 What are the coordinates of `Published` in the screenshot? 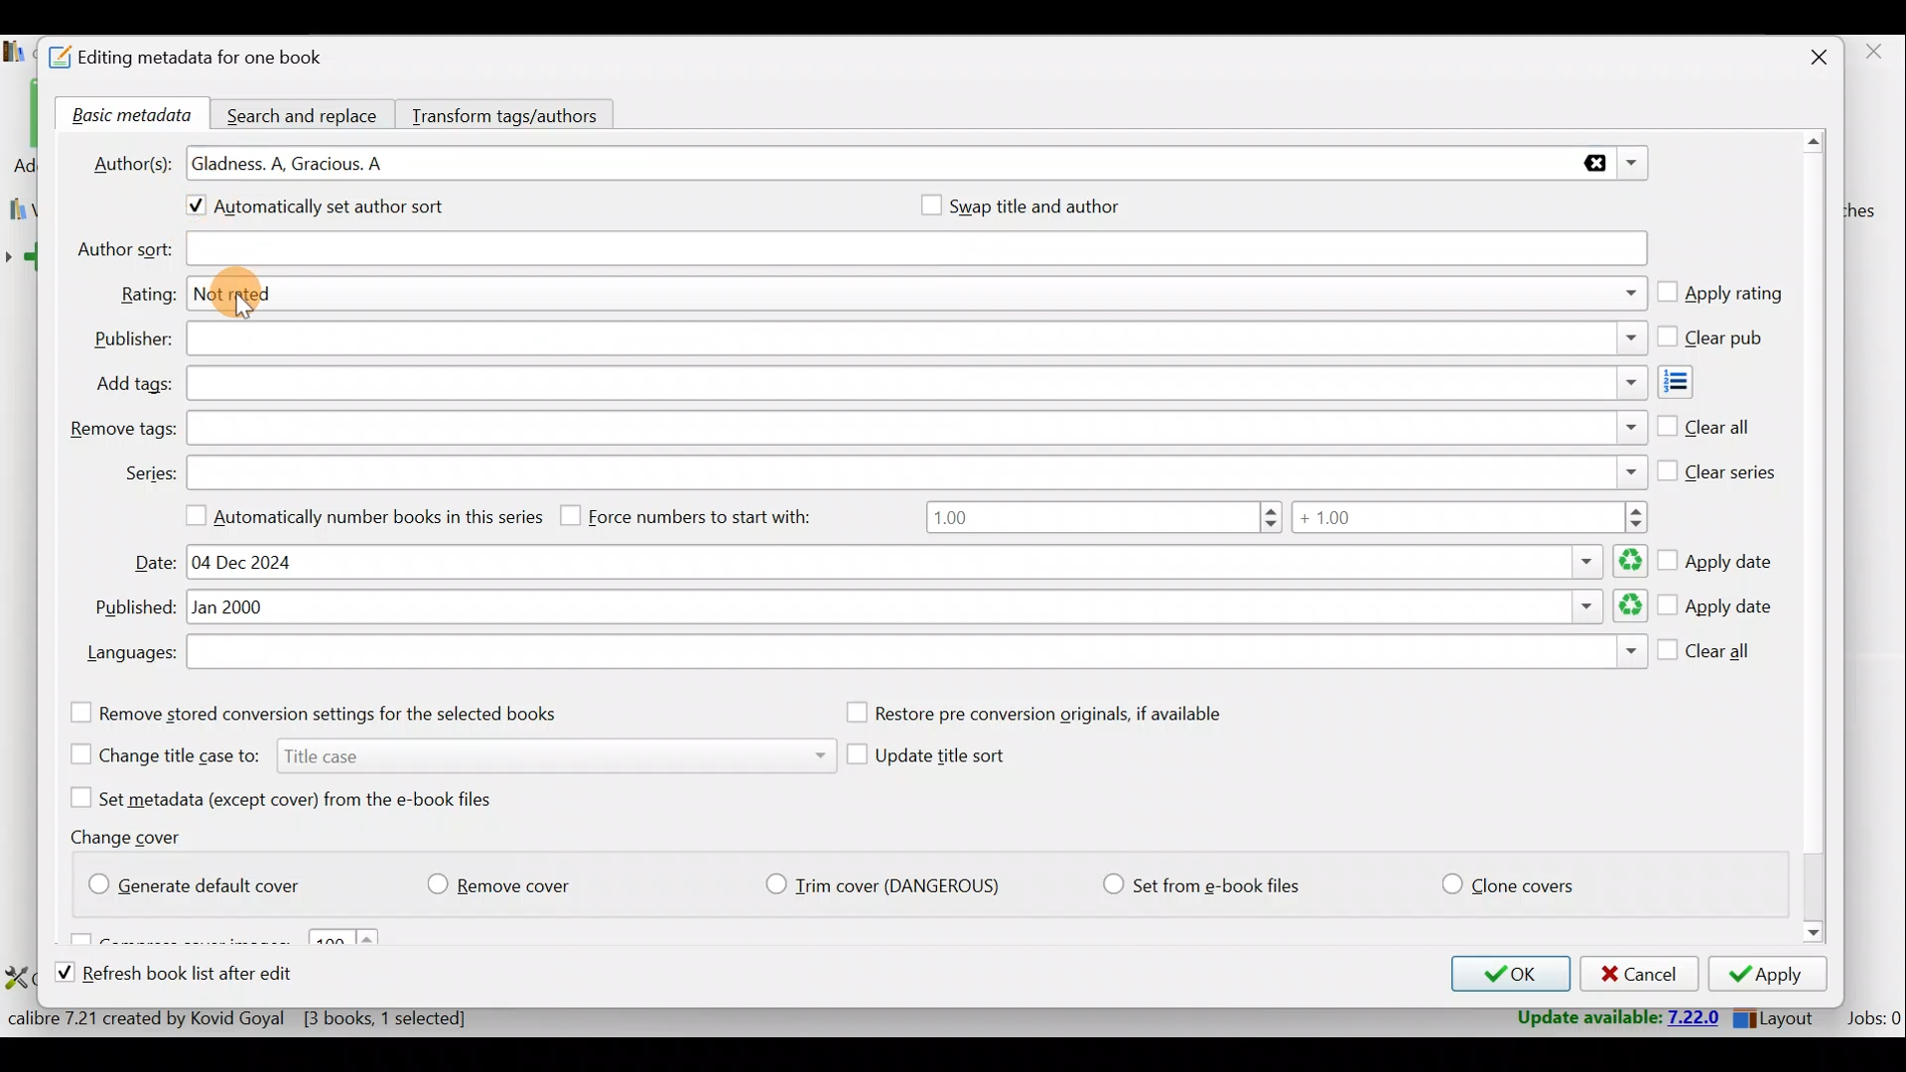 It's located at (918, 608).